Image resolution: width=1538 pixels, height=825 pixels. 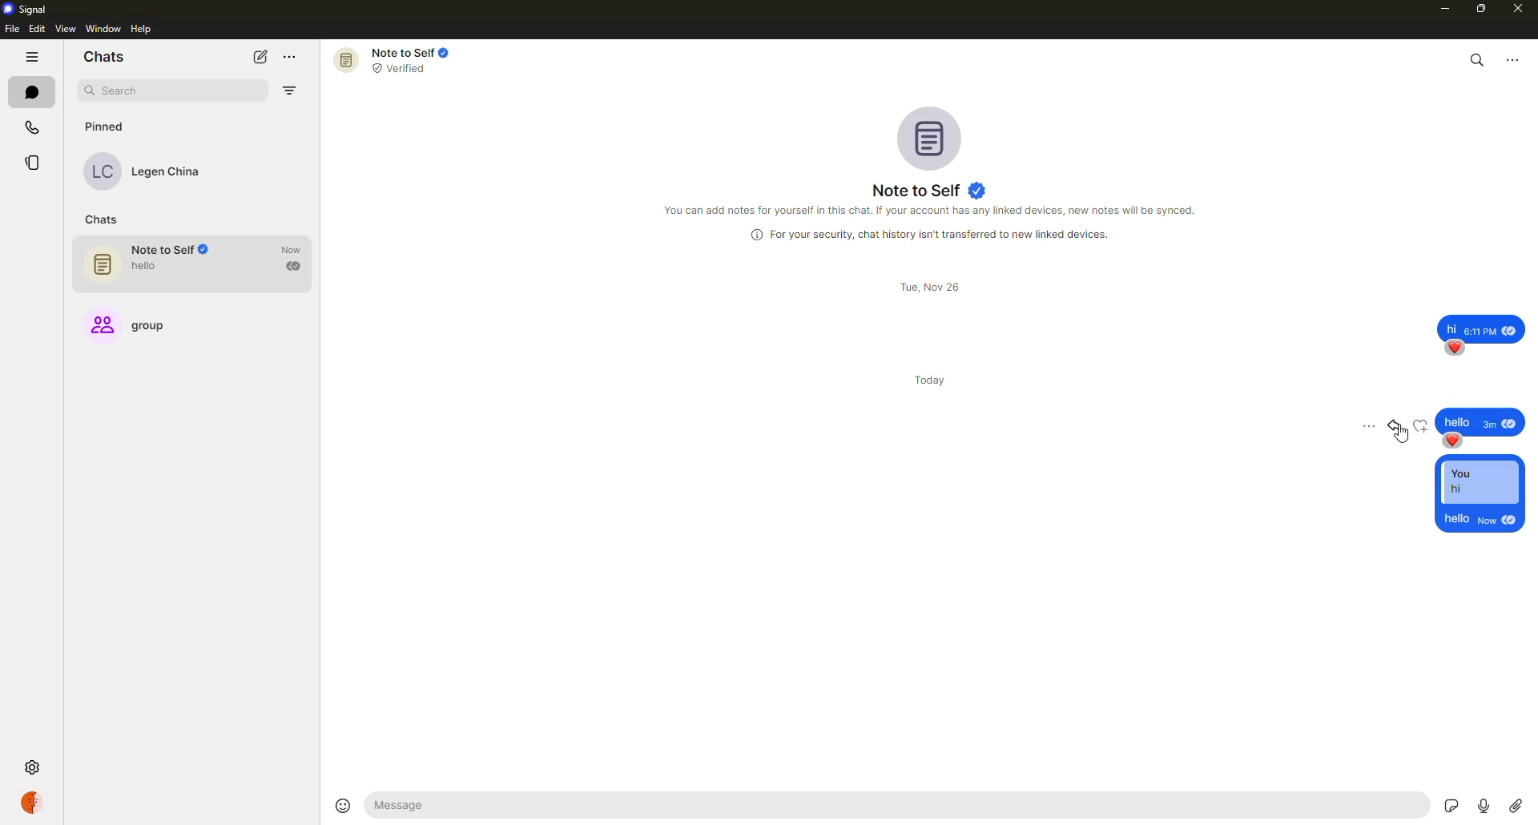 What do you see at coordinates (291, 93) in the screenshot?
I see `filter` at bounding box center [291, 93].